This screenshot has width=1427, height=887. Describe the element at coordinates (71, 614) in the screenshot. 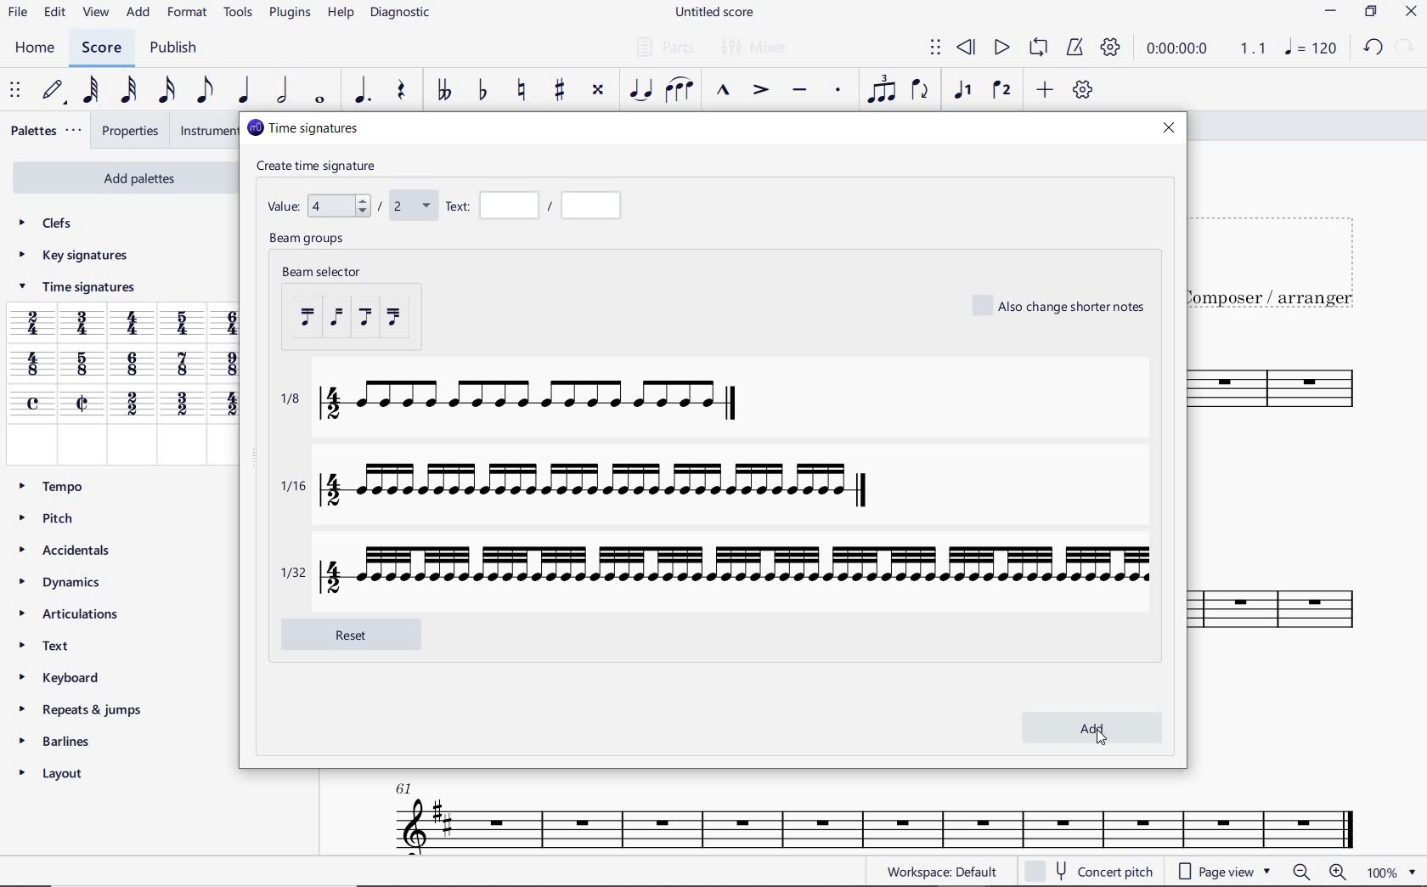

I see `ARTICULATIONS` at that location.